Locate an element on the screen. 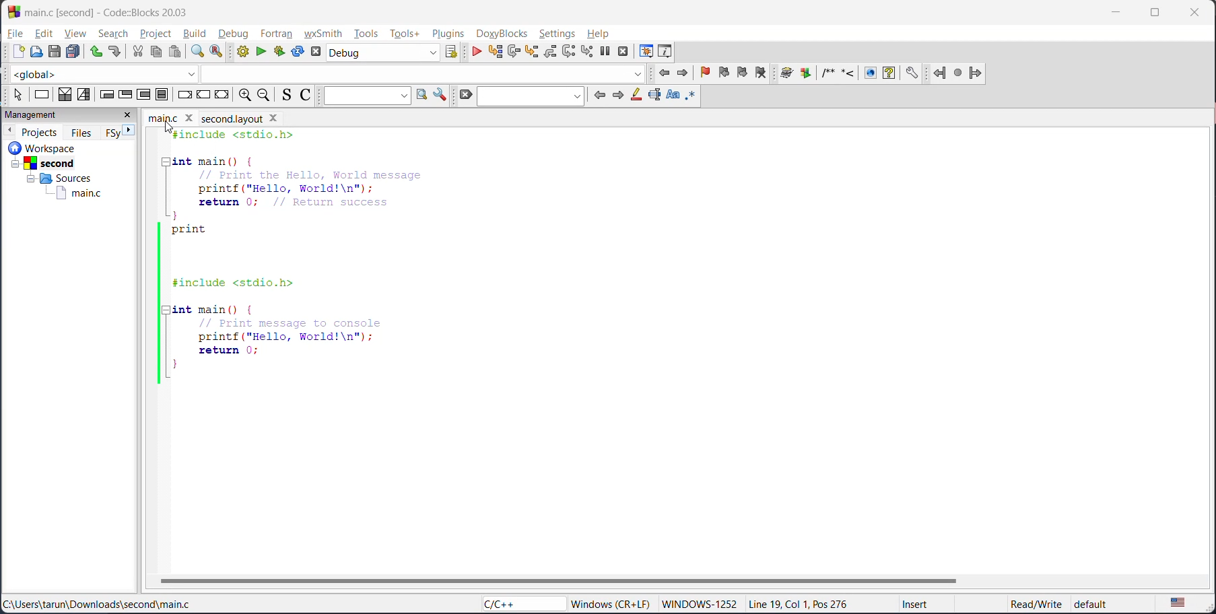 Image resolution: width=1216 pixels, height=614 pixels. break instruction is located at coordinates (182, 95).